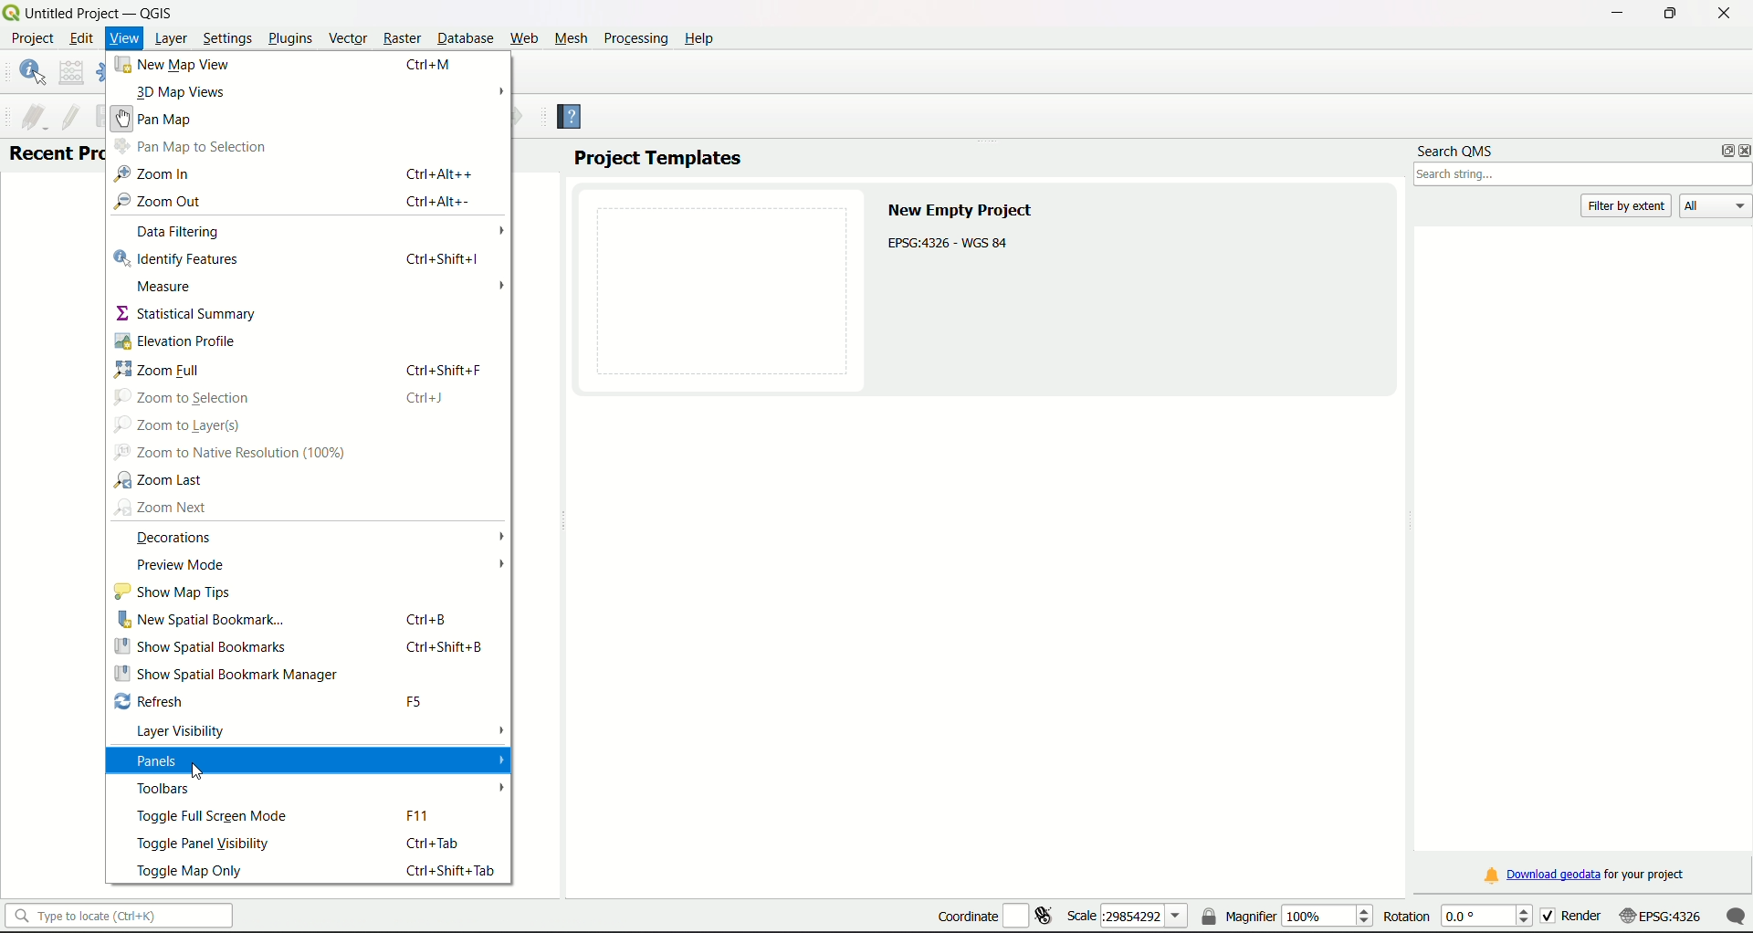  I want to click on zoom to selection, so click(183, 396).